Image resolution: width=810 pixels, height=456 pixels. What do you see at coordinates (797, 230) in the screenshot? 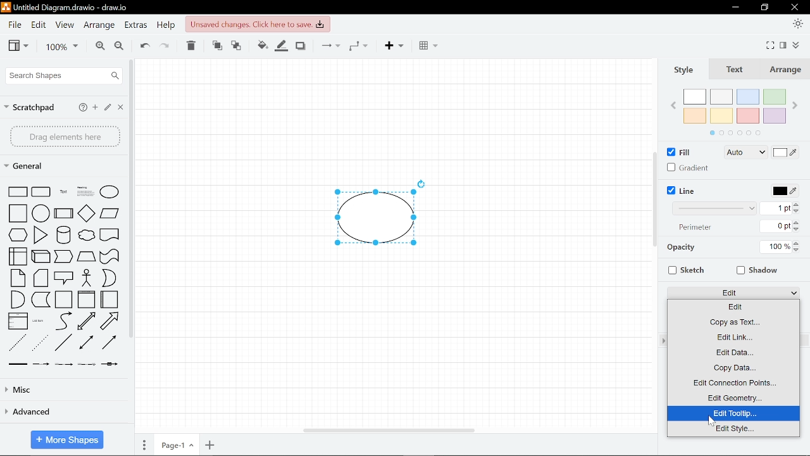
I see `Decrease perimeter` at bounding box center [797, 230].